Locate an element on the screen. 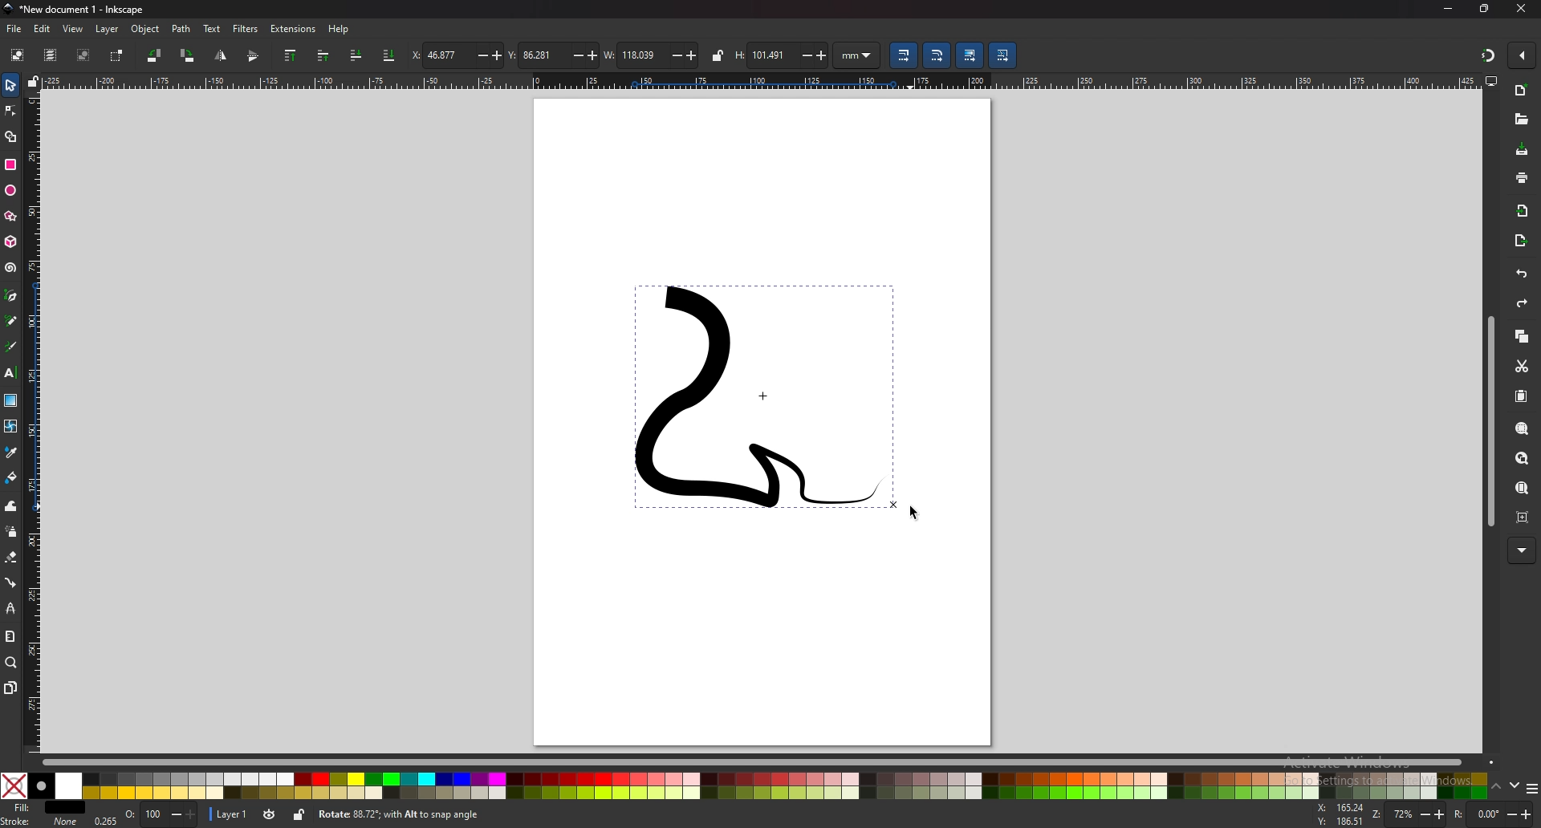 The height and width of the screenshot is (828, 1541). paste is located at coordinates (1523, 397).